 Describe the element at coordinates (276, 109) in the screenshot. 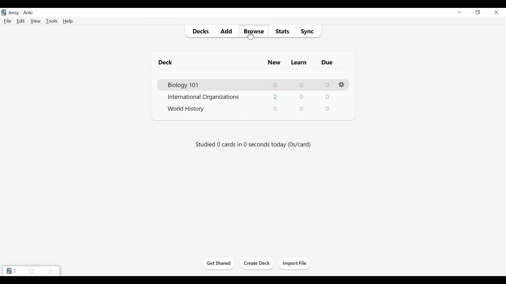

I see `New Card Count` at that location.